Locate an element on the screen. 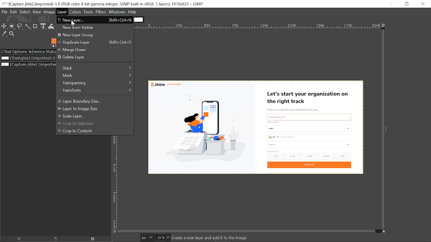  Duplicate layer is located at coordinates (95, 42).